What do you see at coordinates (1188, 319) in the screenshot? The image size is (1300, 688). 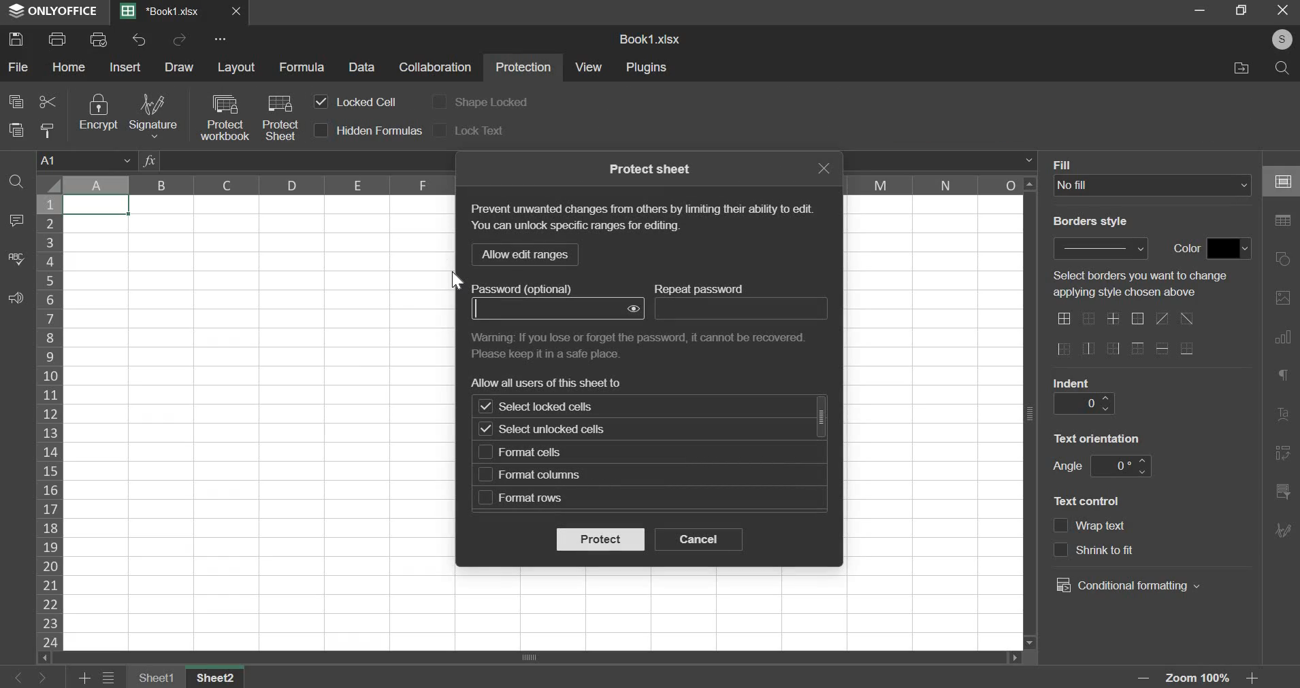 I see `border options` at bounding box center [1188, 319].